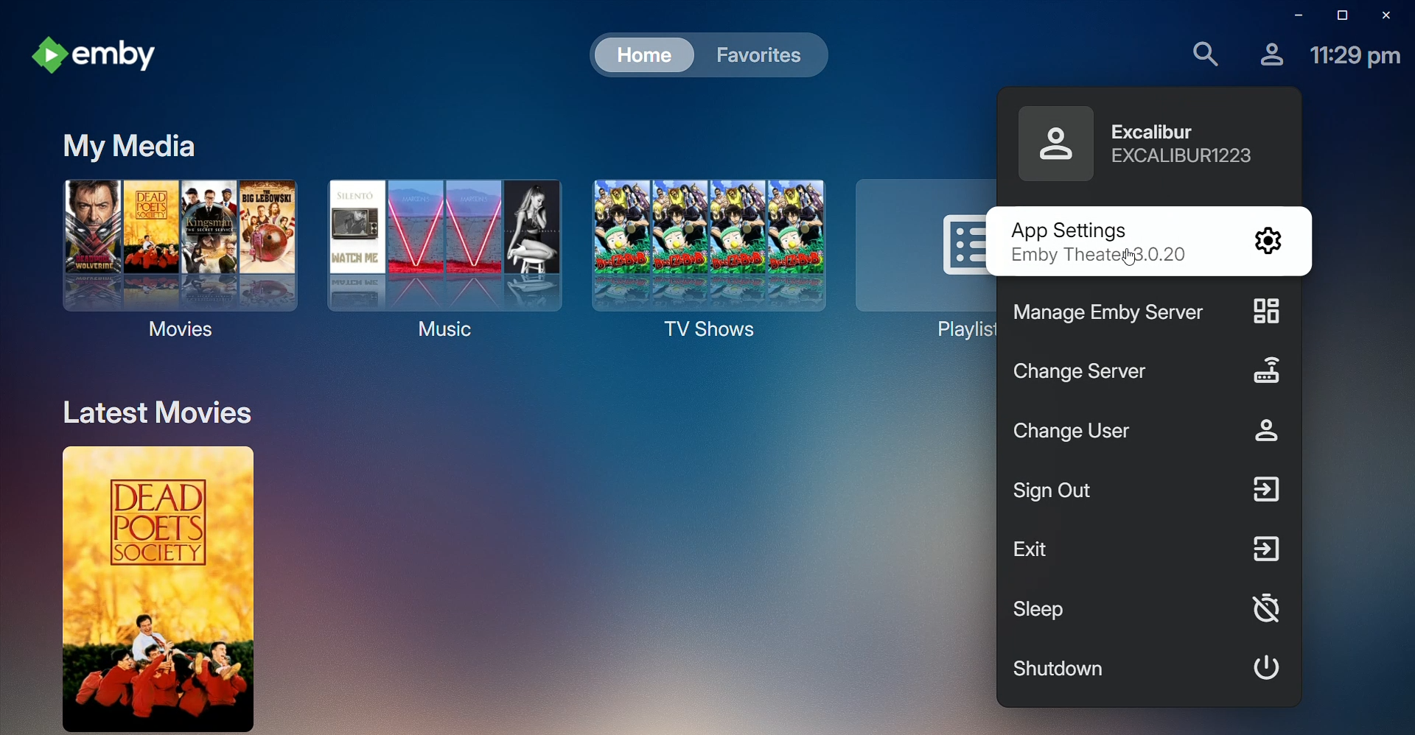  Describe the element at coordinates (166, 411) in the screenshot. I see `Latest Movies` at that location.